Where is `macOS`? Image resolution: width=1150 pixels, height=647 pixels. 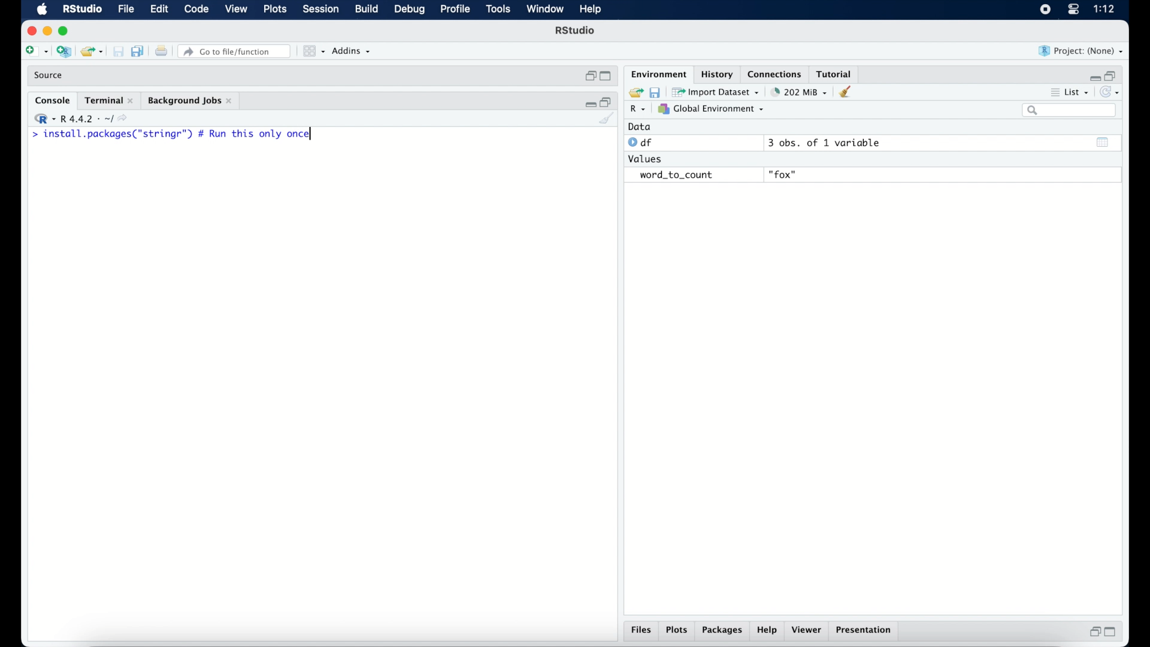 macOS is located at coordinates (42, 10).